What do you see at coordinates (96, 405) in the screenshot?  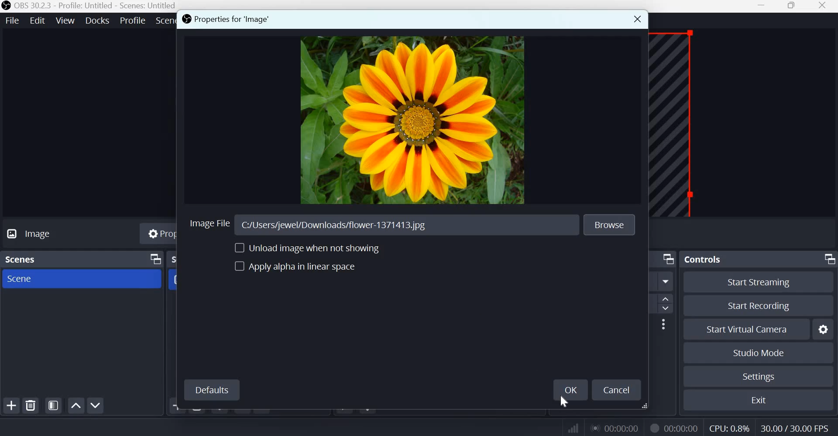 I see `Move scene down` at bounding box center [96, 405].